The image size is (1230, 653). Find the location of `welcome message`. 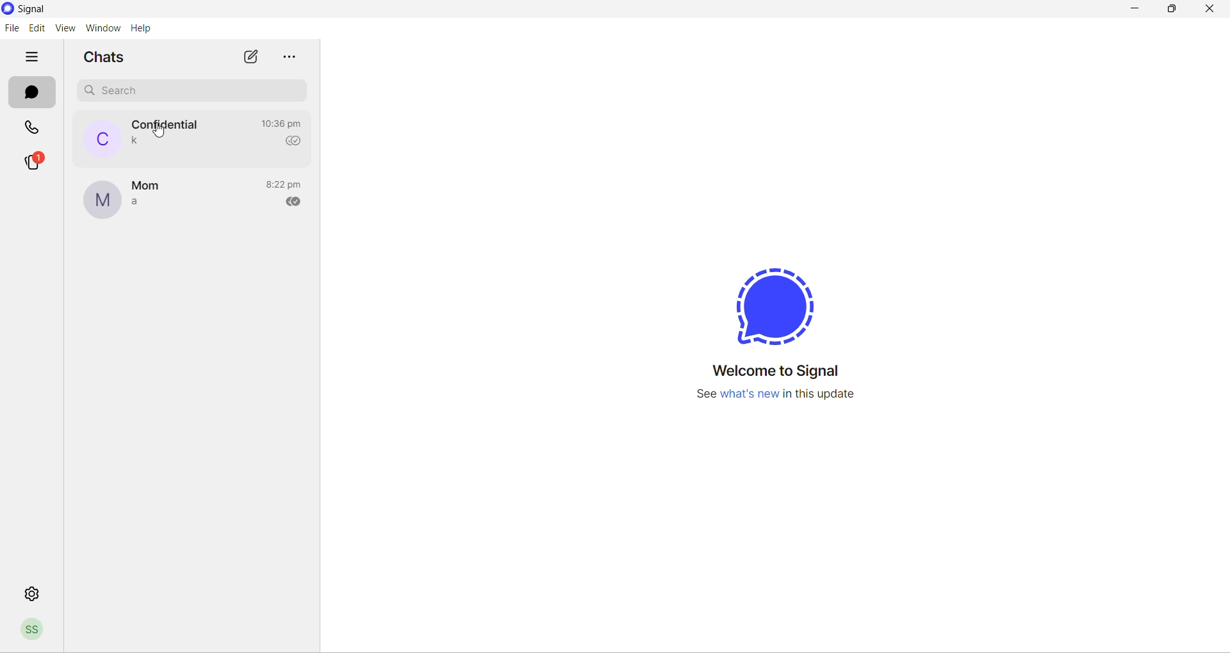

welcome message is located at coordinates (782, 373).